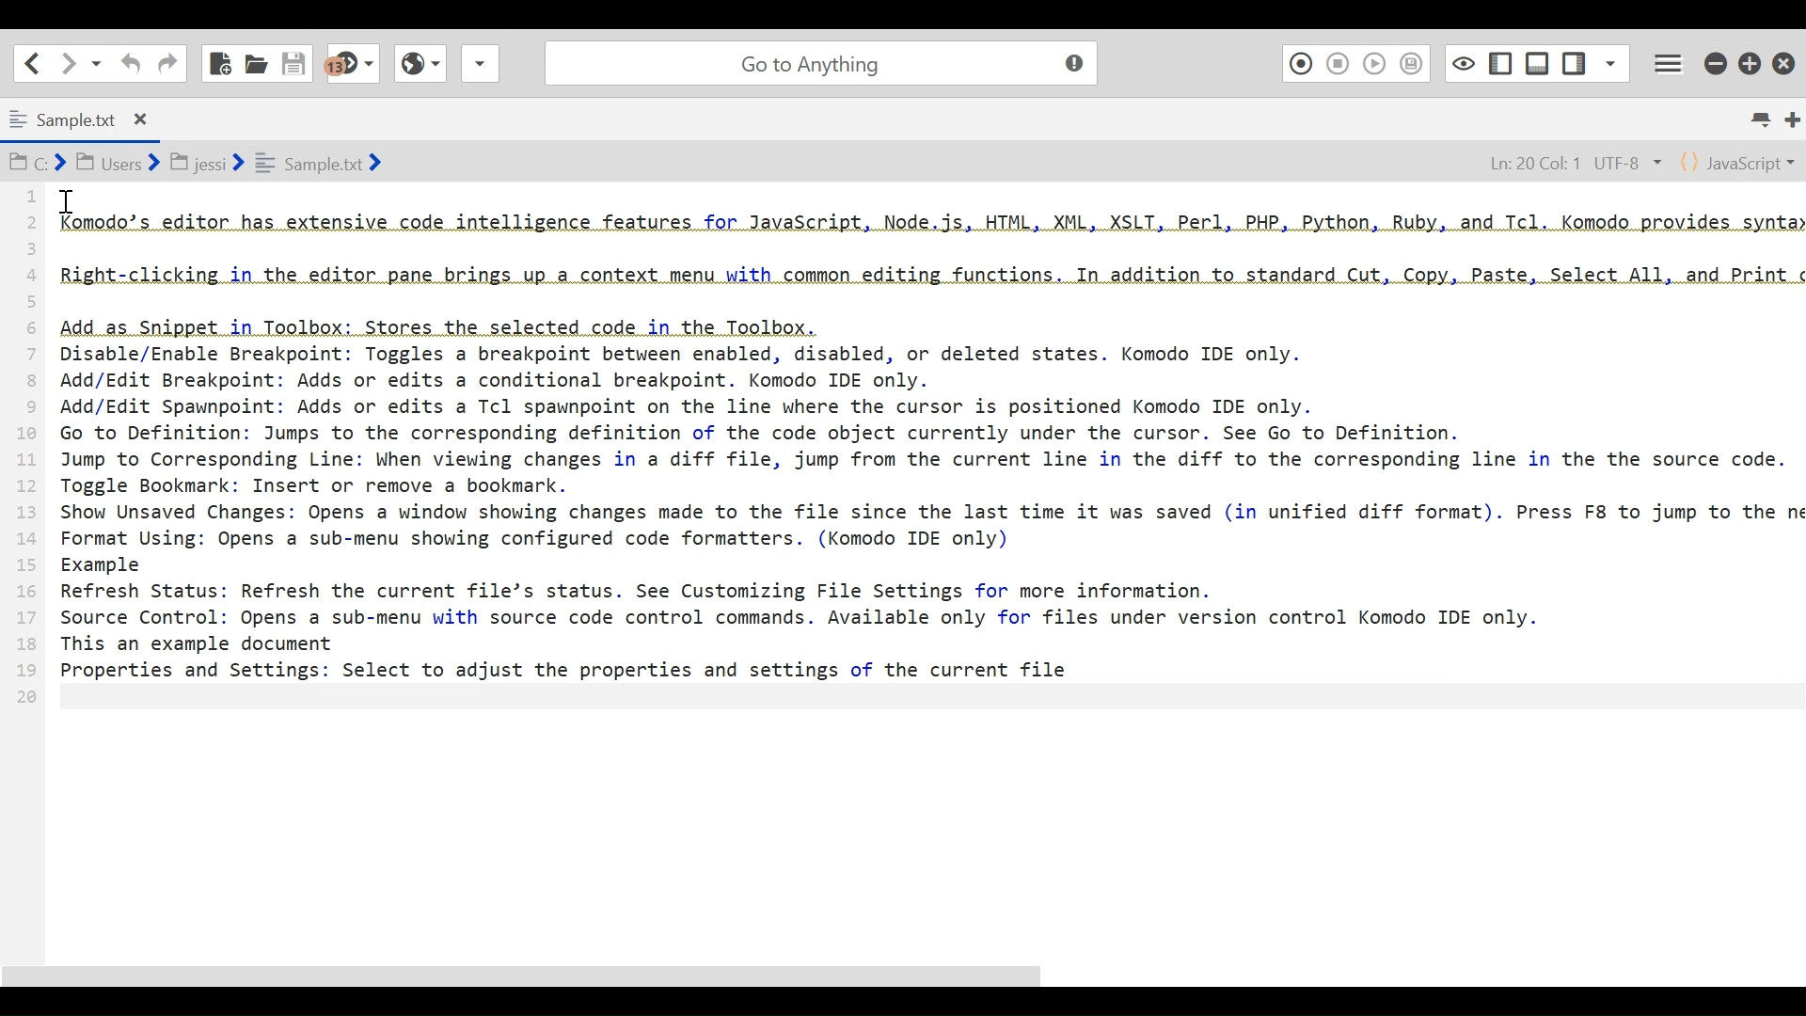 This screenshot has width=1806, height=1016. What do you see at coordinates (1415, 62) in the screenshot?
I see `Save Macro to Toolboz as Superscript` at bounding box center [1415, 62].